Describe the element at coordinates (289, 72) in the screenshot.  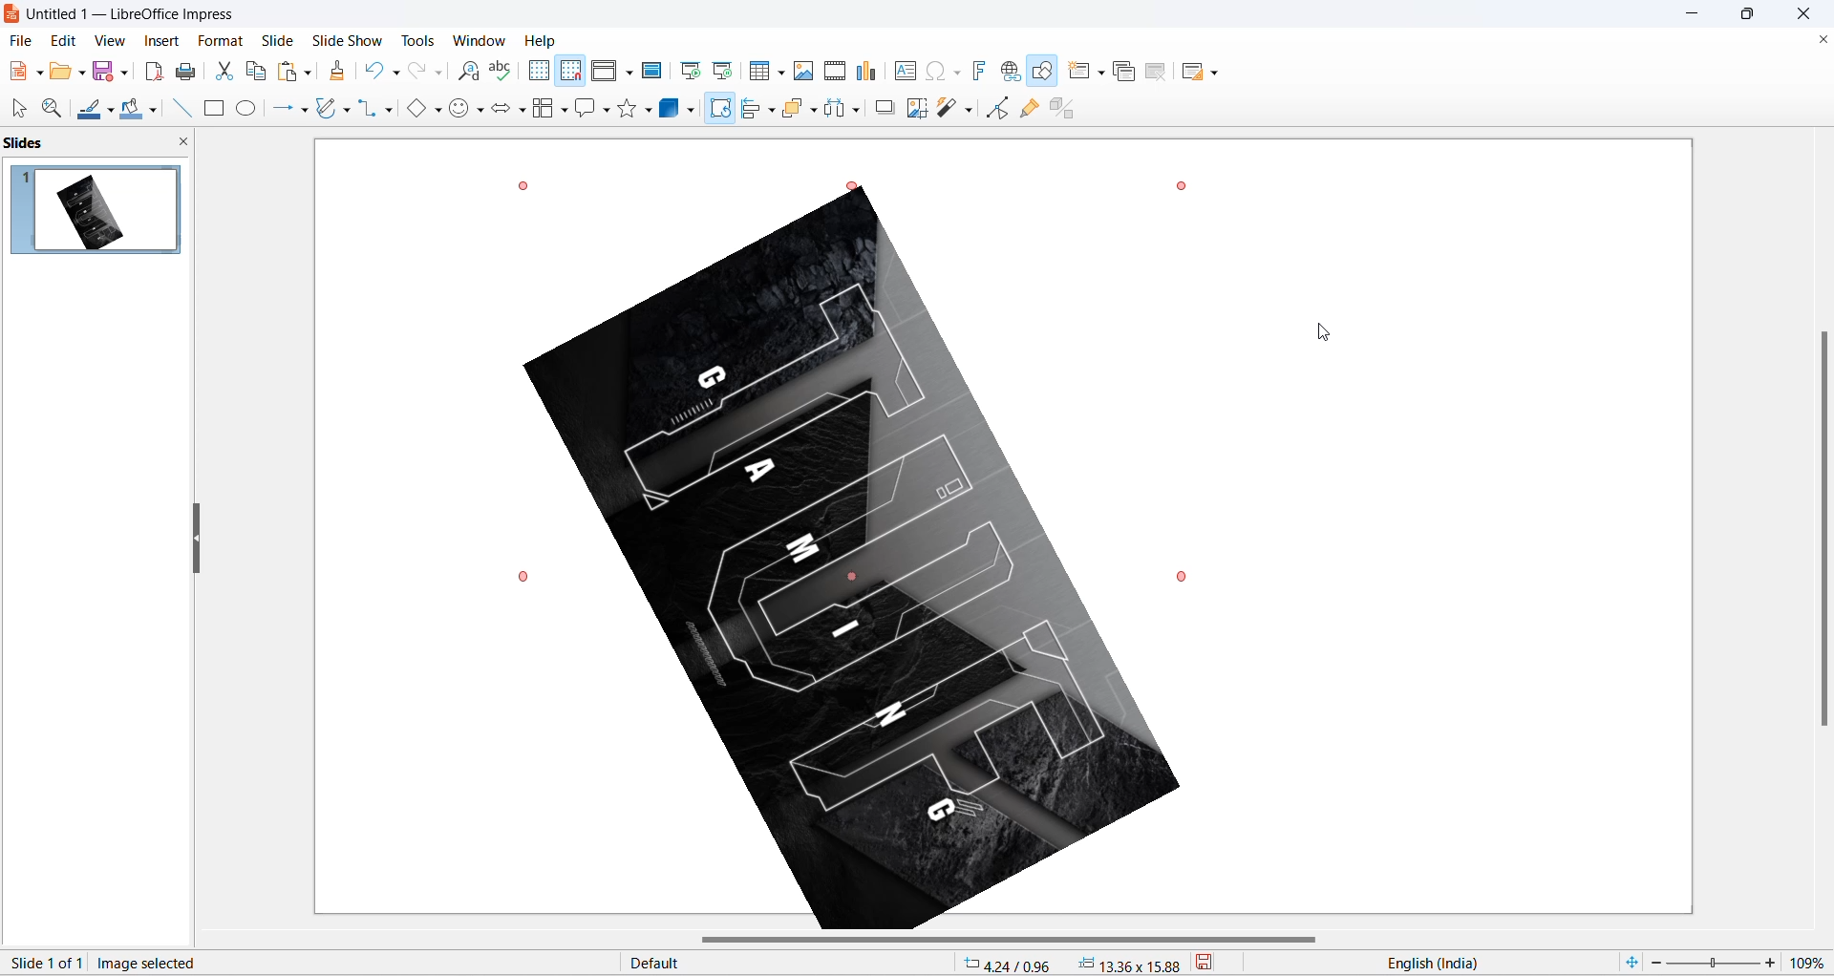
I see `paste` at that location.